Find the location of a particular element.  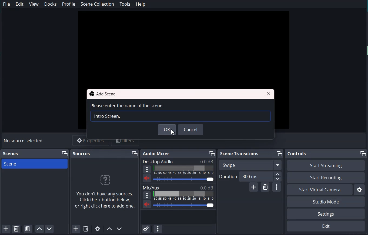

Close is located at coordinates (269, 94).